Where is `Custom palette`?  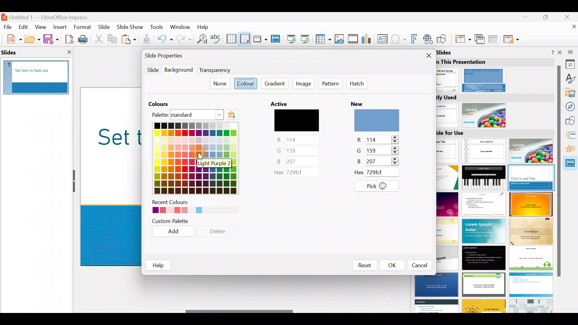
Custom palette is located at coordinates (173, 221).